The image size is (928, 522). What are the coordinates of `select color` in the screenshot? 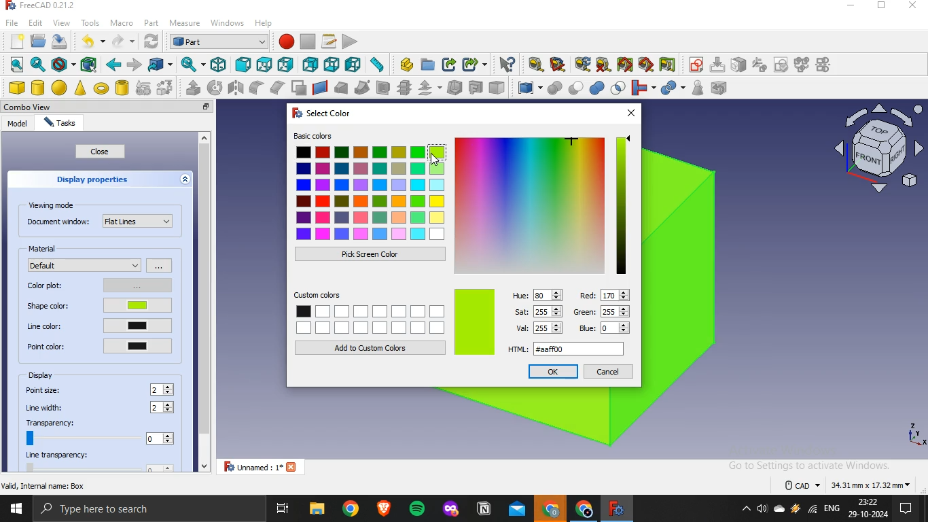 It's located at (318, 111).